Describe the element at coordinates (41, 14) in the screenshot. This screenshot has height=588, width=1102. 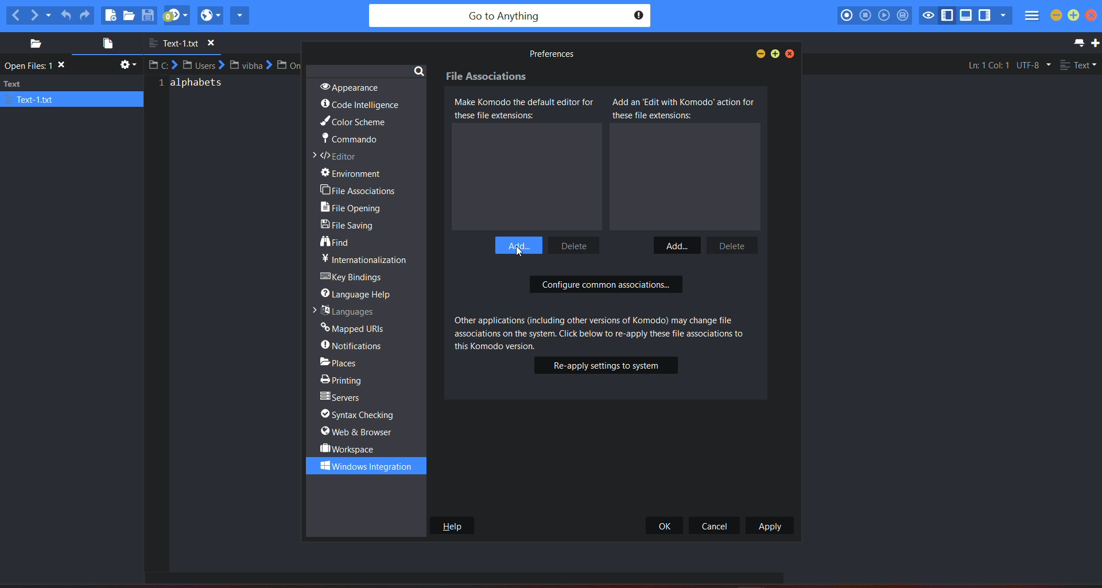
I see `next` at that location.